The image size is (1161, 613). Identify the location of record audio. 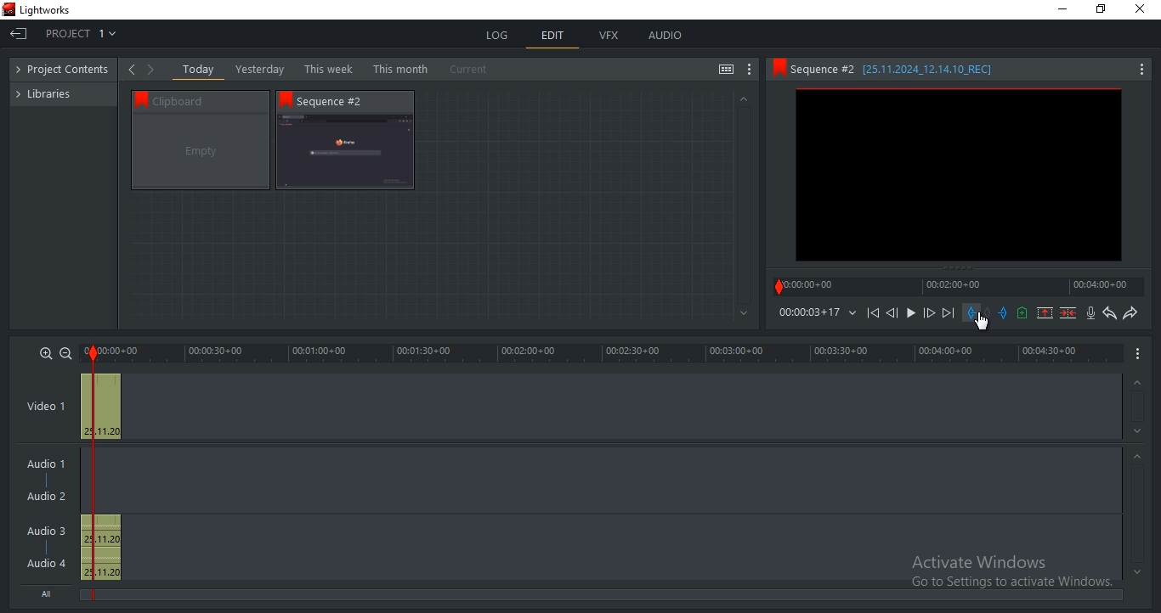
(1092, 313).